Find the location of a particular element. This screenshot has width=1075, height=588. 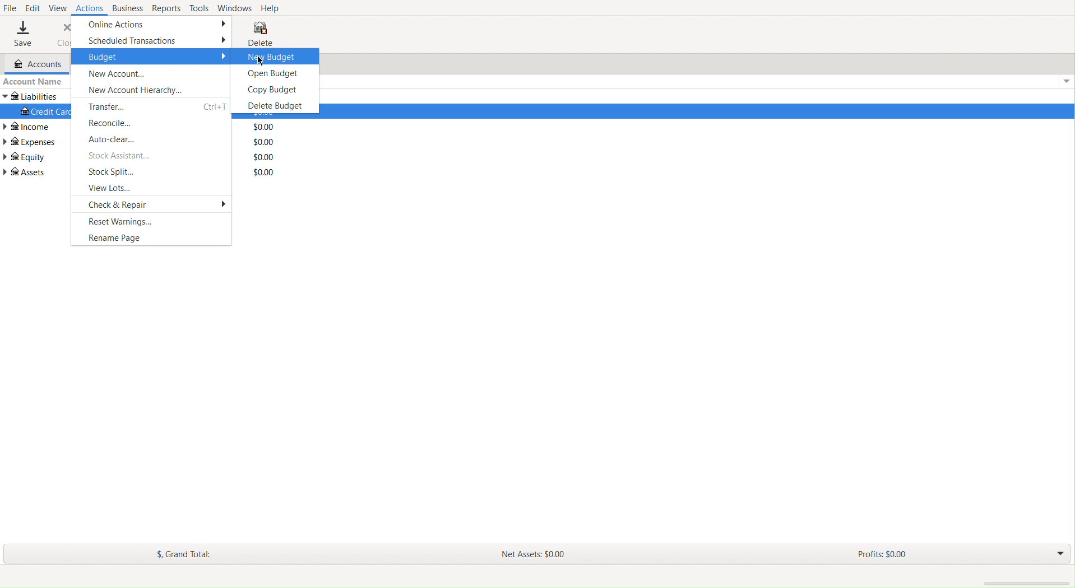

New Account is located at coordinates (121, 72).